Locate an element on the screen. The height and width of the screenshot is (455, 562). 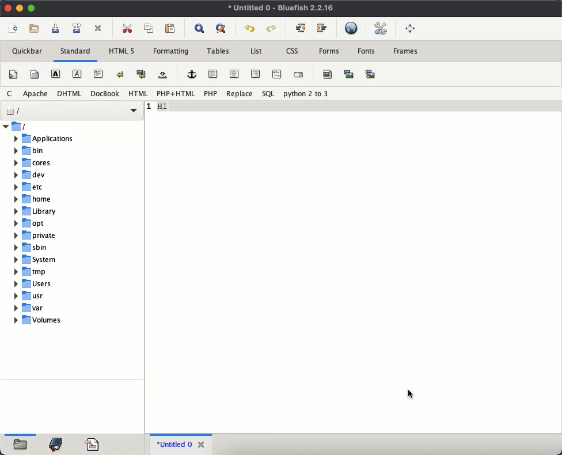
formatting is located at coordinates (171, 51).